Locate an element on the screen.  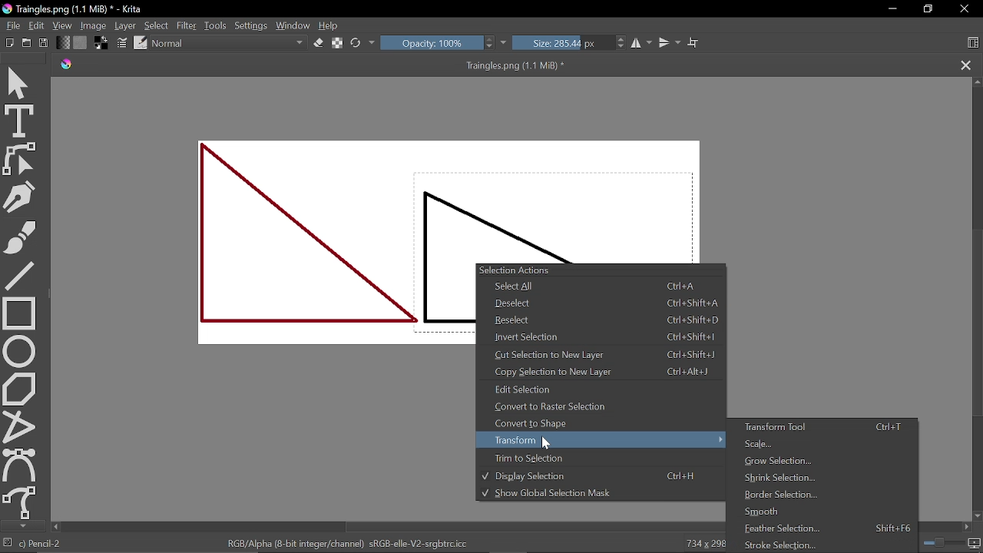
Minimize is located at coordinates (889, 10).